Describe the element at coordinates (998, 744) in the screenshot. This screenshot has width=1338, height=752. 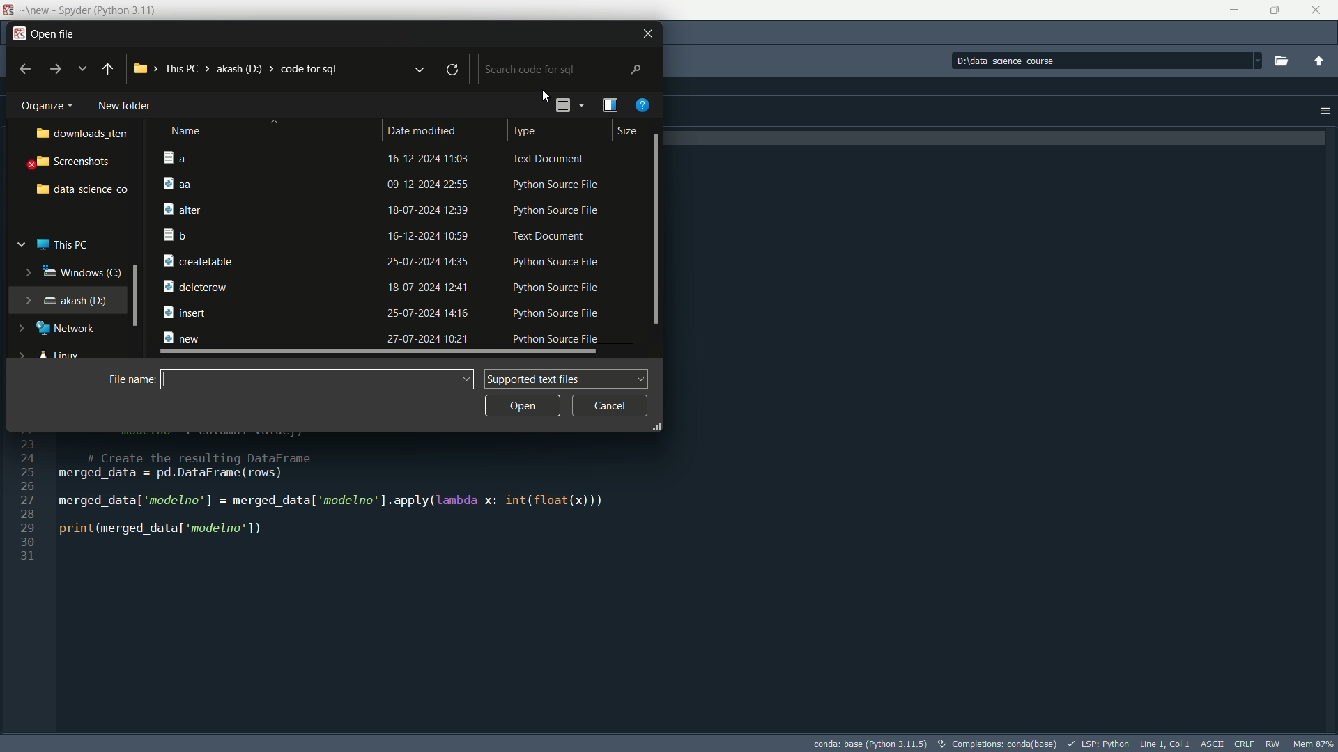
I see `text` at that location.